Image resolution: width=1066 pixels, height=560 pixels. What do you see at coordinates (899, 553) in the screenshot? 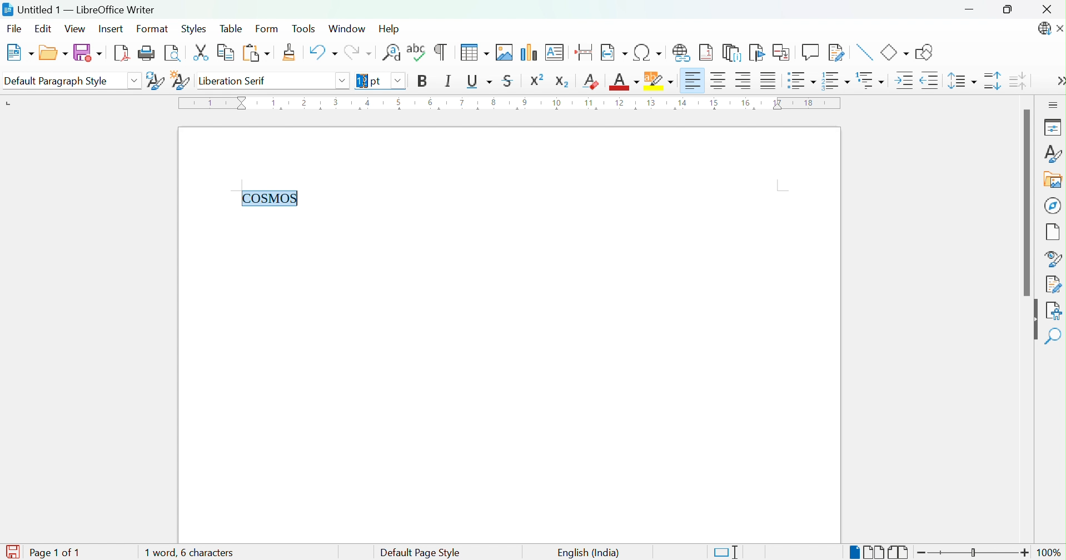
I see `Book view` at bounding box center [899, 553].